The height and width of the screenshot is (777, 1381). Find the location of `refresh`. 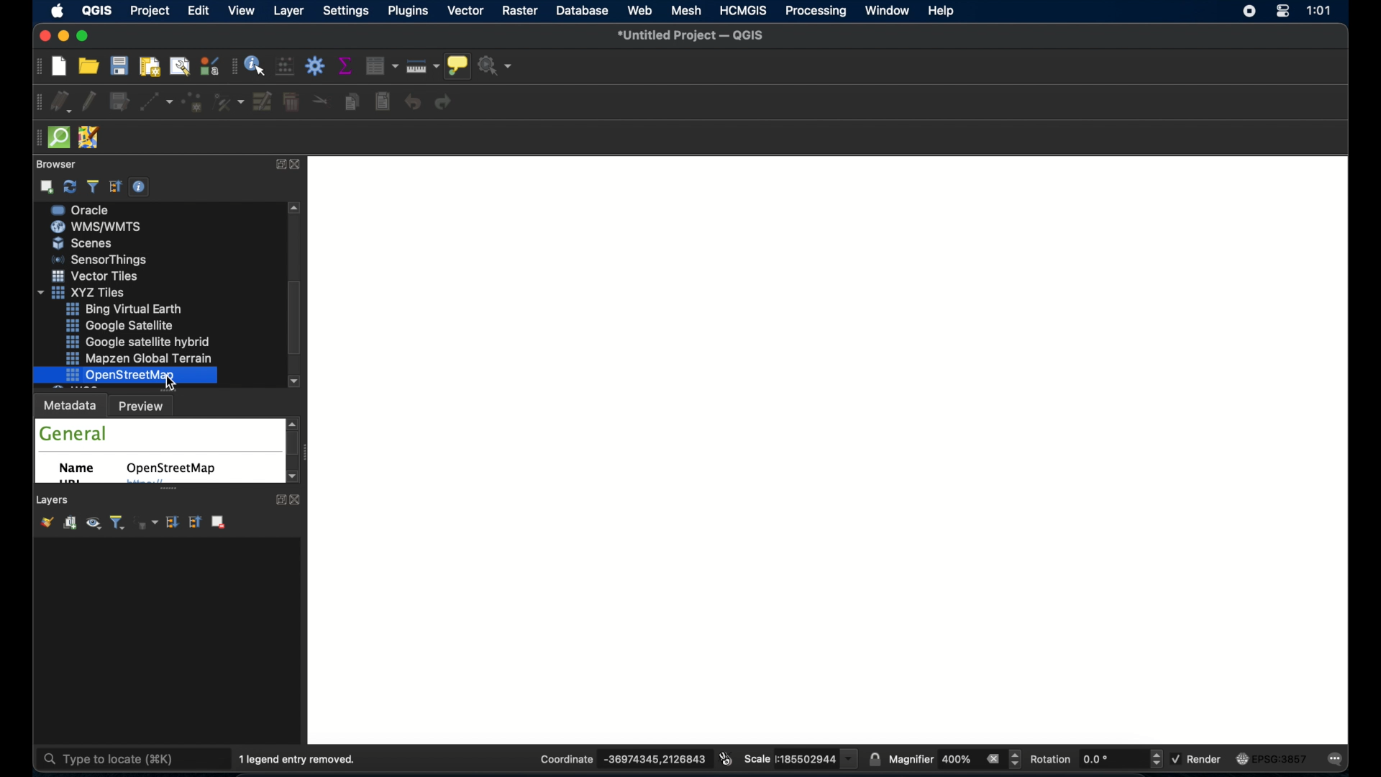

refresh is located at coordinates (71, 187).